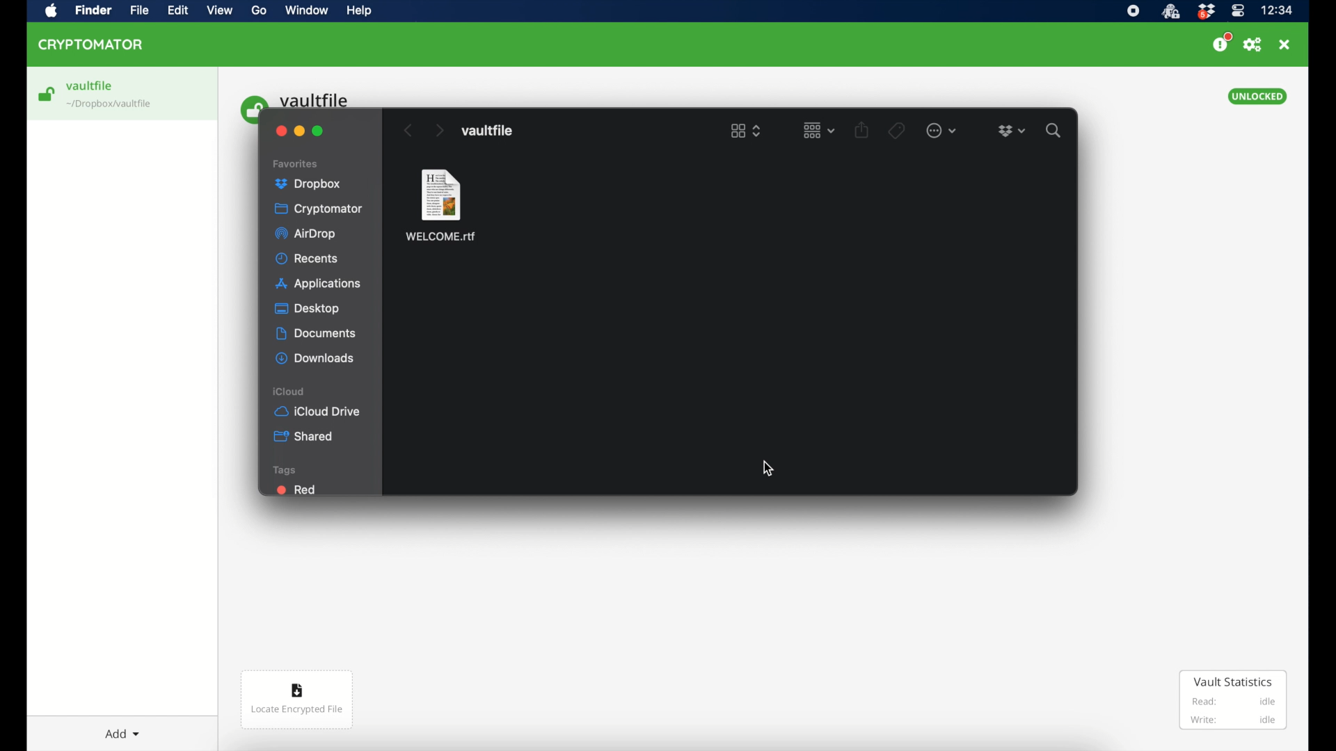  I want to click on apple icon, so click(51, 10).